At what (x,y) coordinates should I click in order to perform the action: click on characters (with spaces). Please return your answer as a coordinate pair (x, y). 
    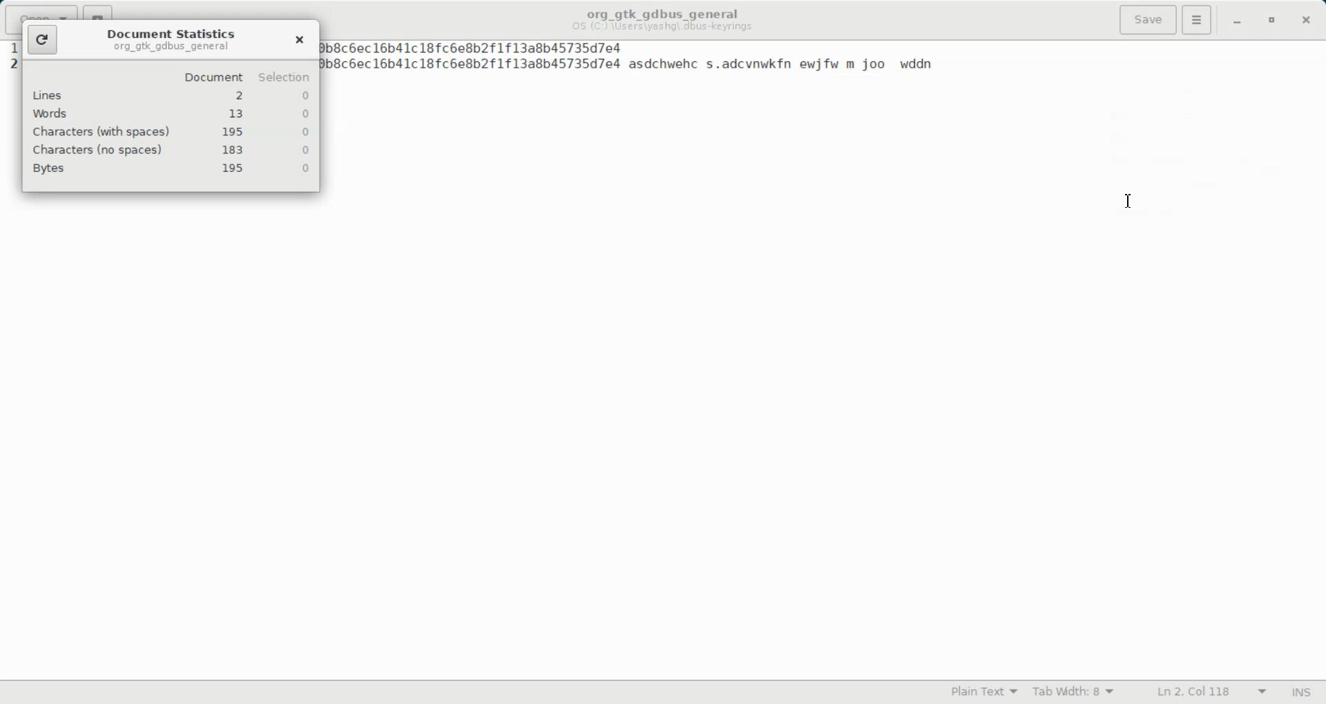
    Looking at the image, I should click on (100, 133).